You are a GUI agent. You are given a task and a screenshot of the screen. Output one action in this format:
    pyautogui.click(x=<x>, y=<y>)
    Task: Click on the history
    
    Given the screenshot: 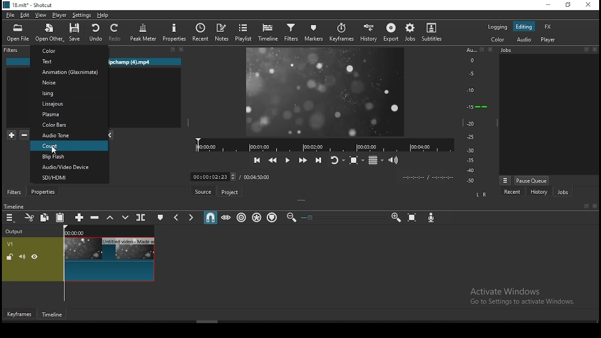 What is the action you would take?
    pyautogui.click(x=539, y=192)
    